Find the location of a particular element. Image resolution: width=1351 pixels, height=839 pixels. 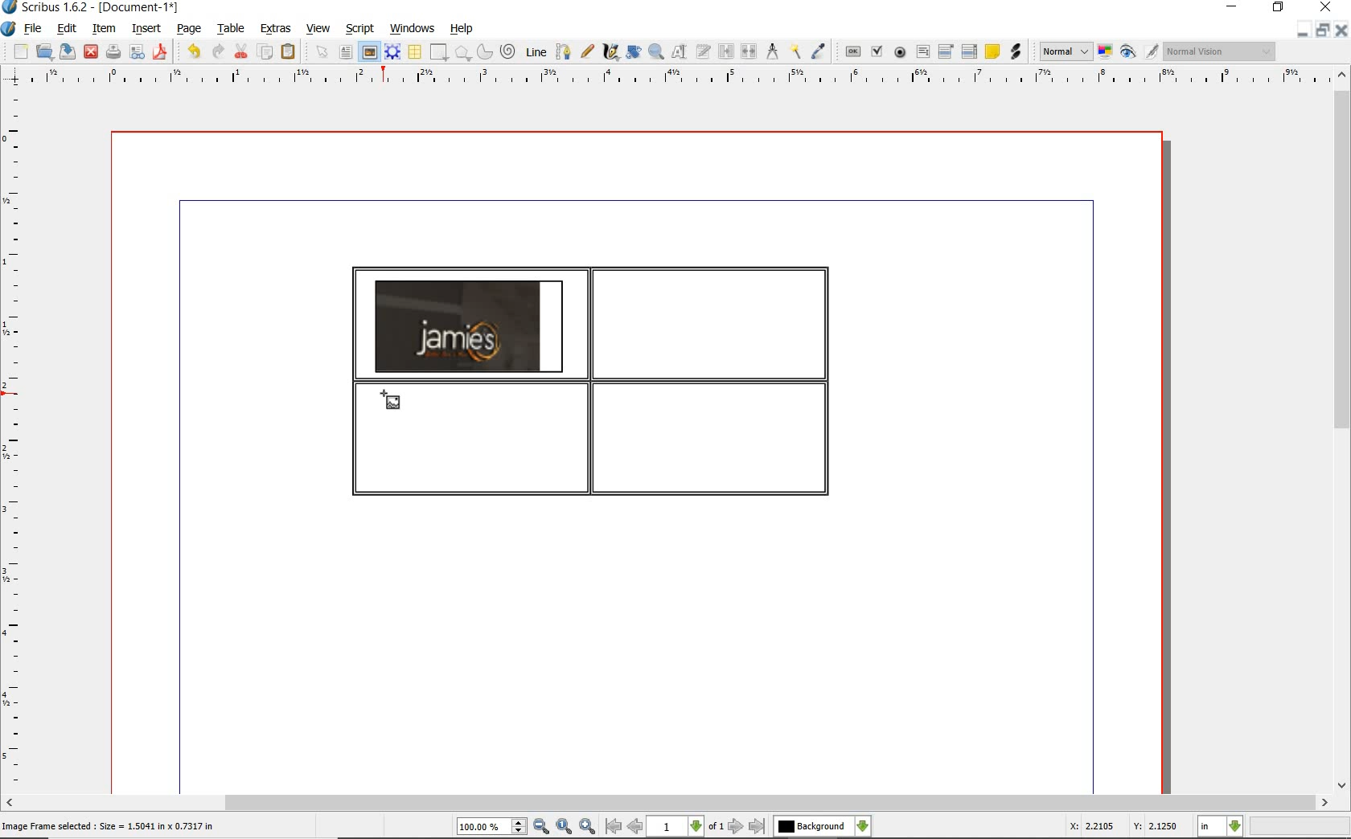

edit is located at coordinates (65, 29).